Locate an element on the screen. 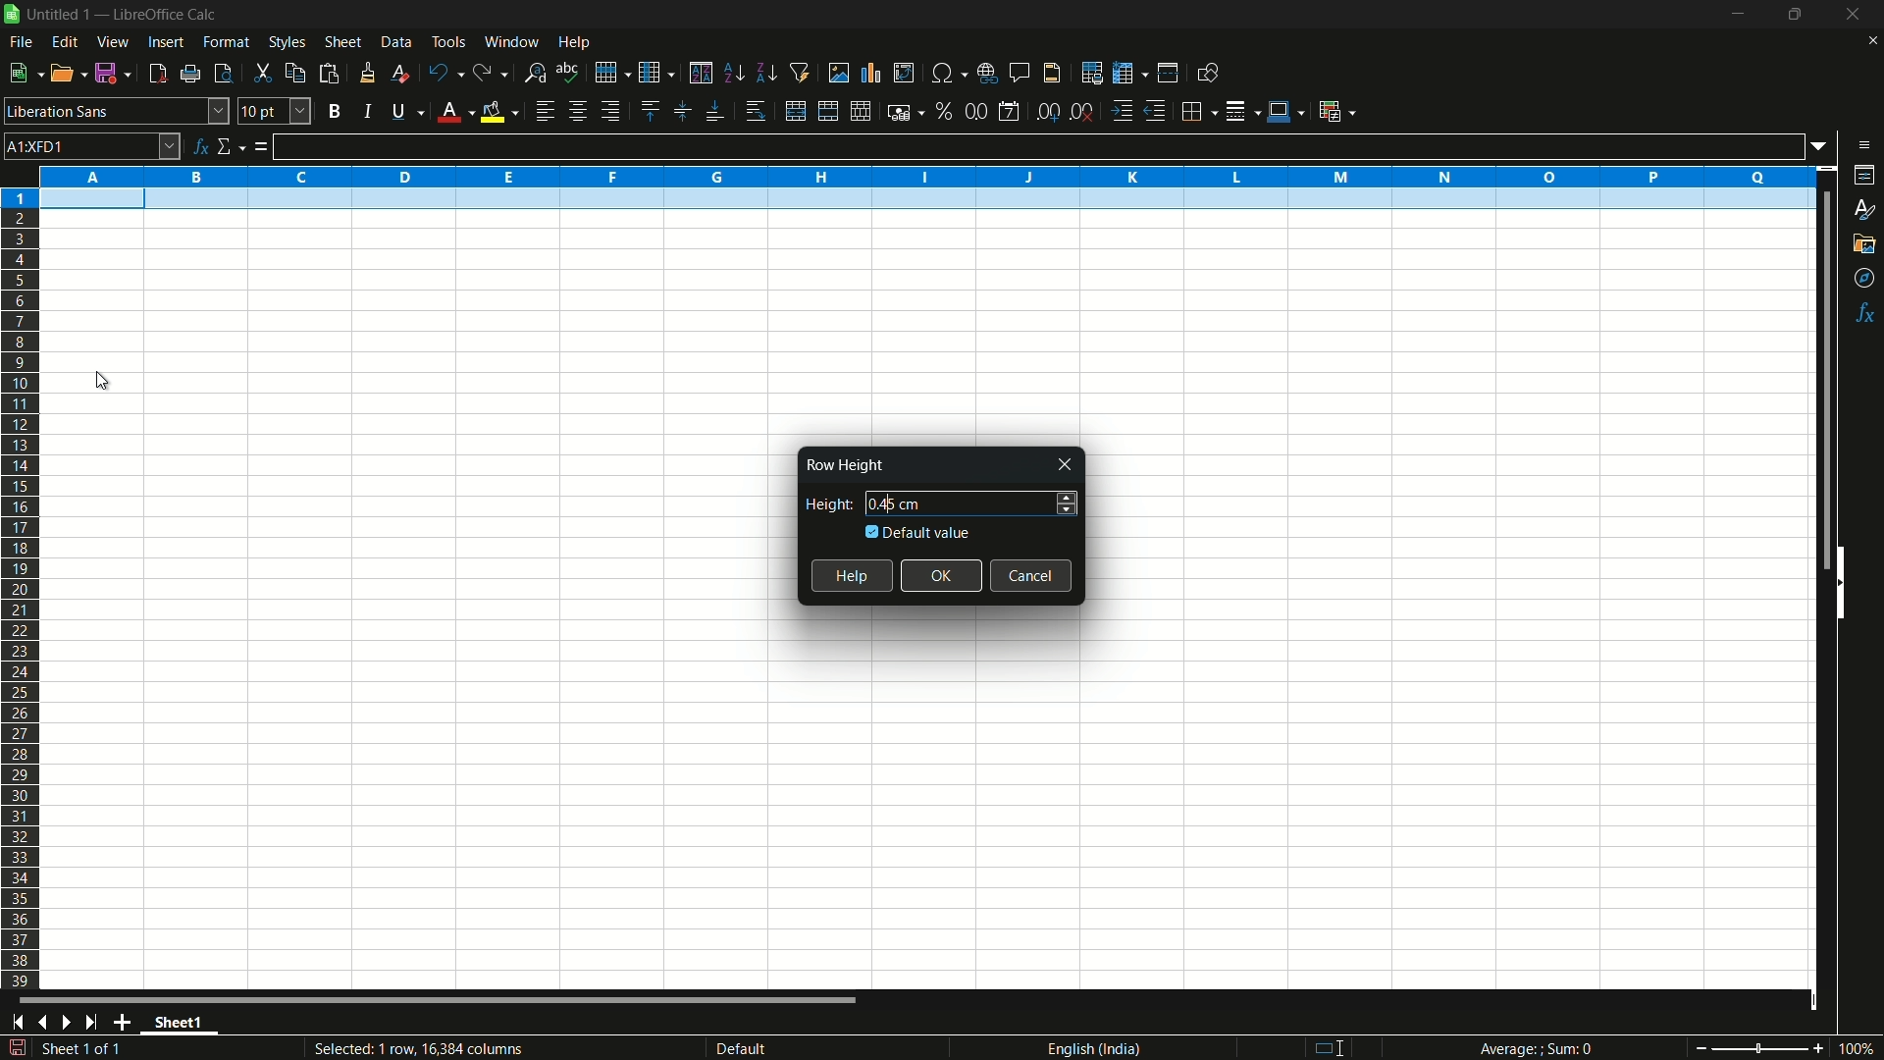 The image size is (1884, 1060). align left is located at coordinates (544, 112).